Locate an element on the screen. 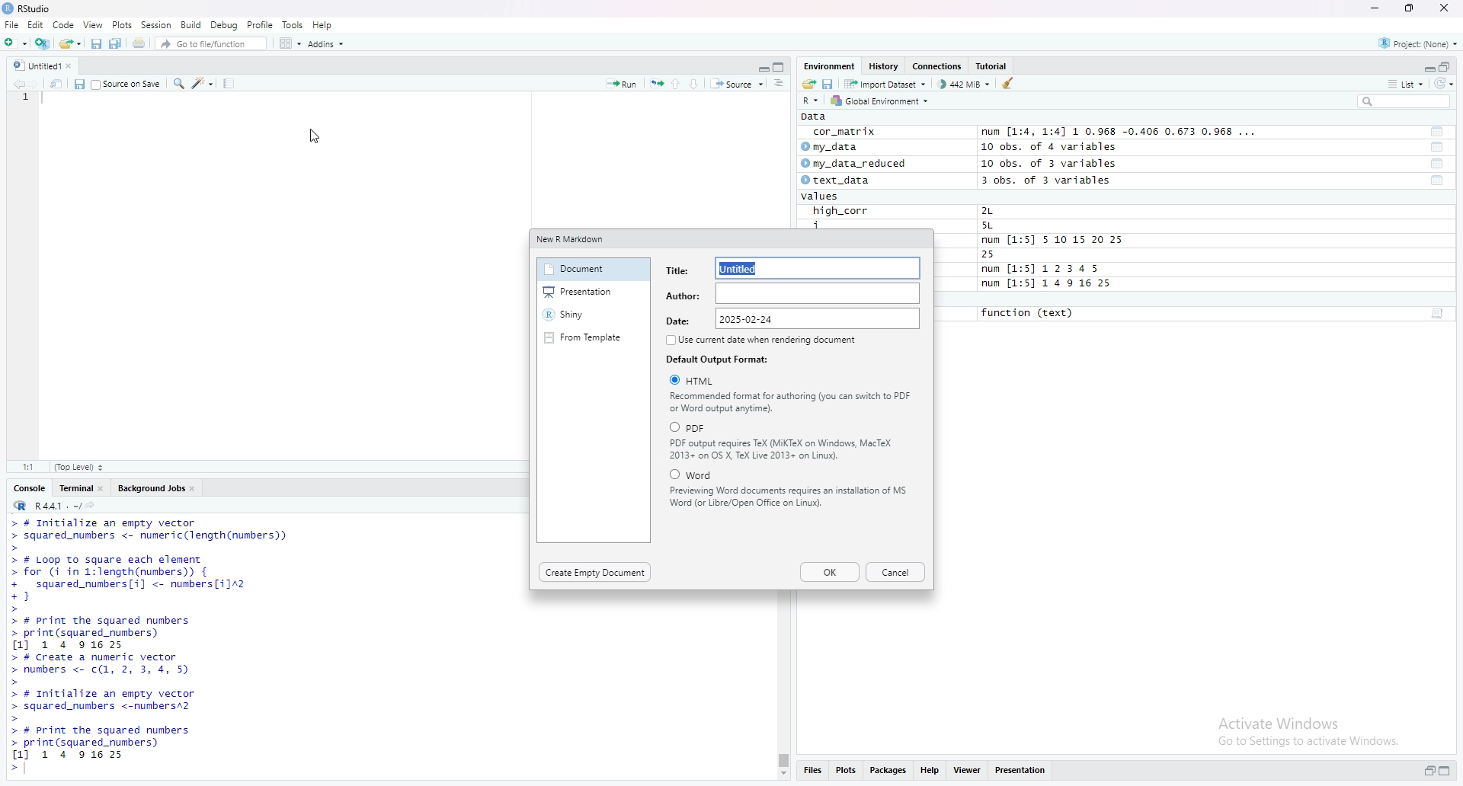 The width and height of the screenshot is (1463, 786). 10 obs. of 3 variables is located at coordinates (1063, 162).